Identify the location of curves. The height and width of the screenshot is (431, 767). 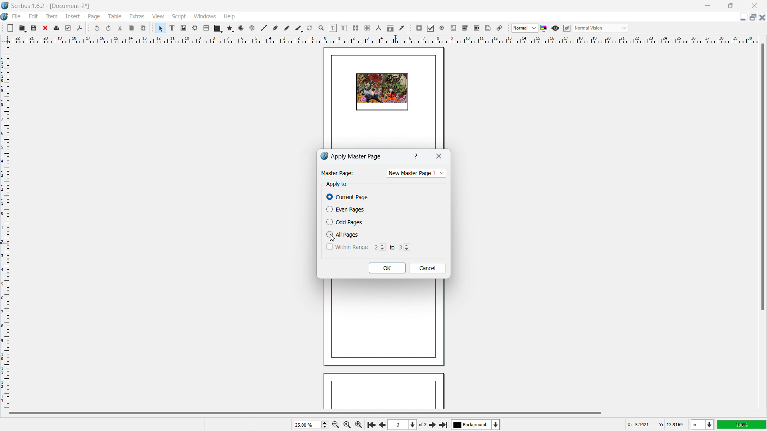
(242, 28).